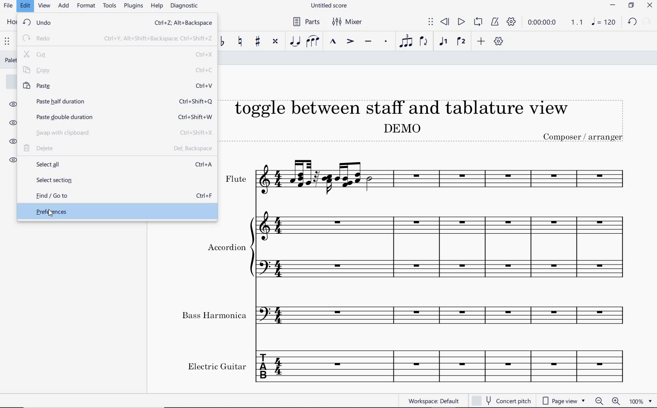  What do you see at coordinates (117, 23) in the screenshot?
I see `undo` at bounding box center [117, 23].